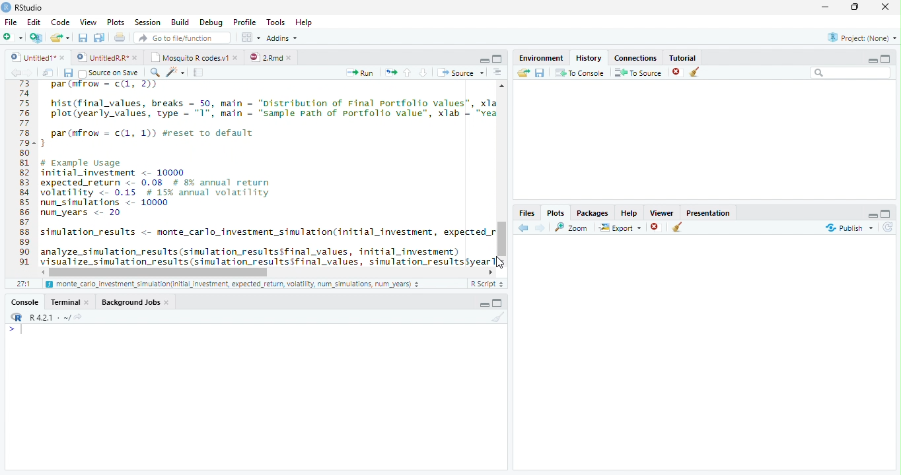  Describe the element at coordinates (15, 73) in the screenshot. I see `previous source location` at that location.